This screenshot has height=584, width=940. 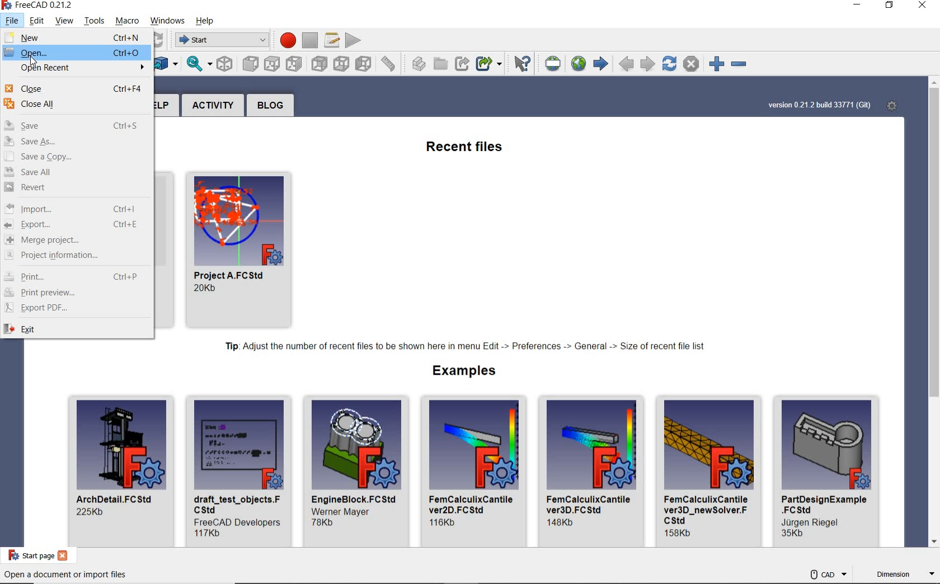 I want to click on LEFT, so click(x=363, y=62).